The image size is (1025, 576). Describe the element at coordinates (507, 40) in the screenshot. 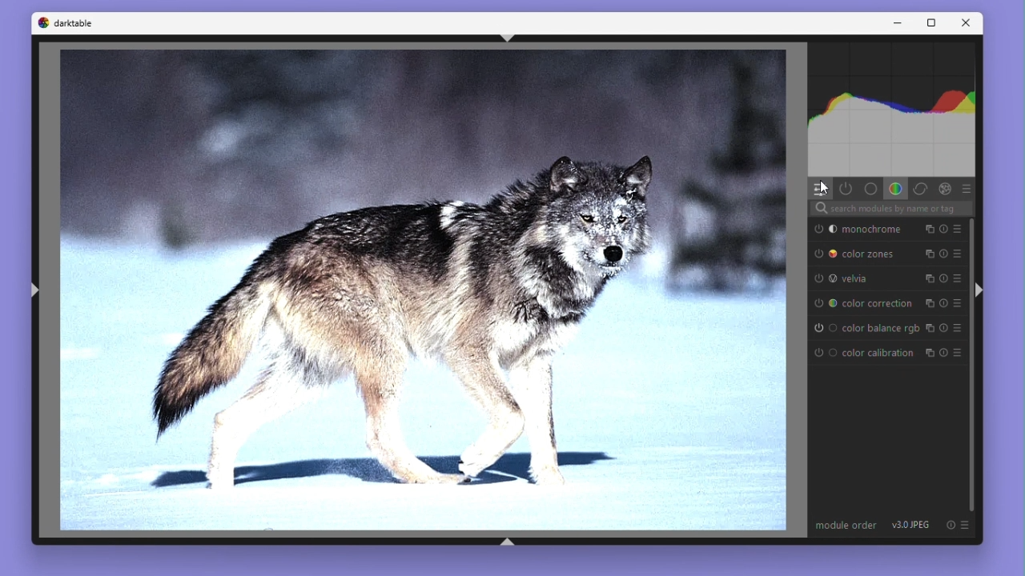

I see `shift+ctrl+t` at that location.